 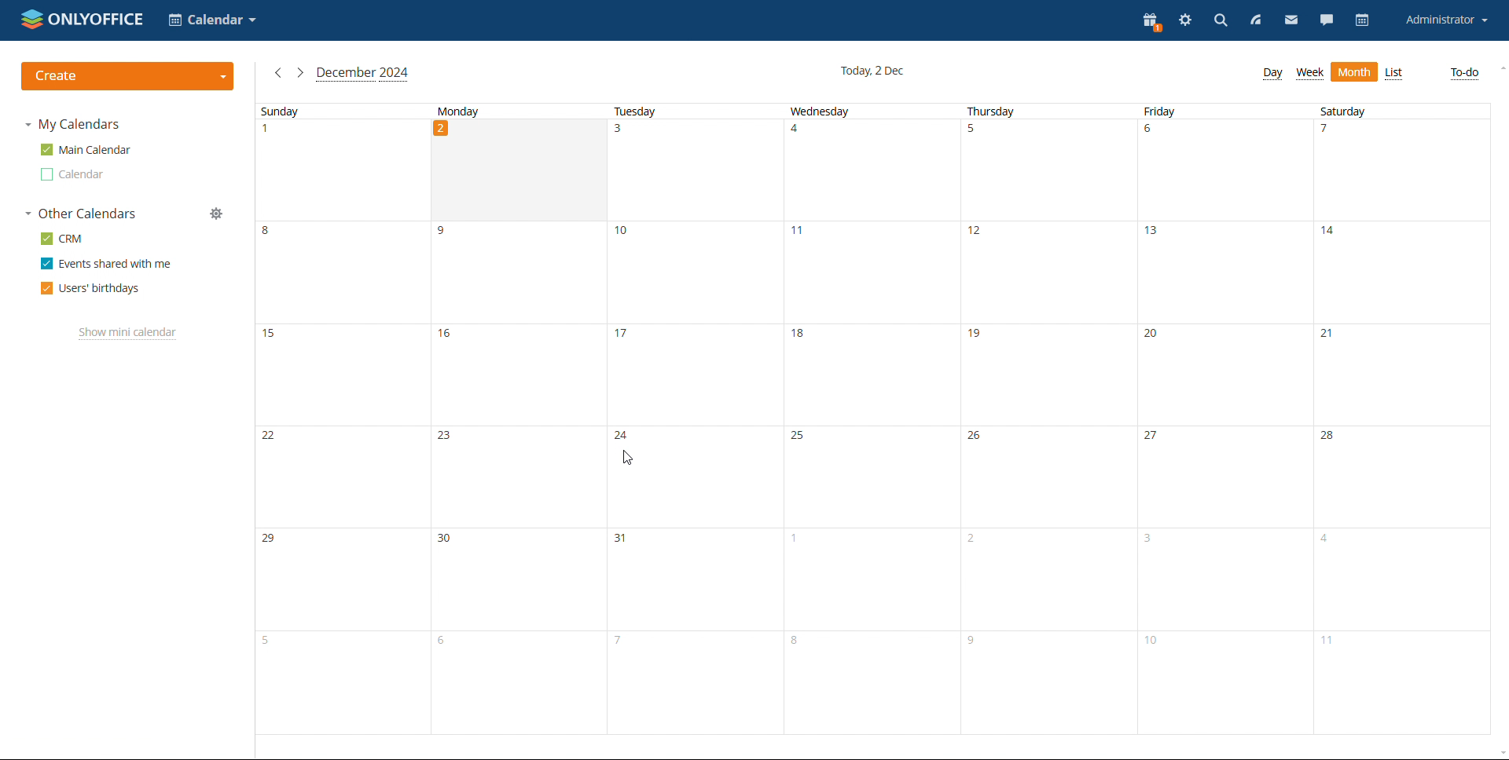 What do you see at coordinates (80, 214) in the screenshot?
I see `other calendars` at bounding box center [80, 214].